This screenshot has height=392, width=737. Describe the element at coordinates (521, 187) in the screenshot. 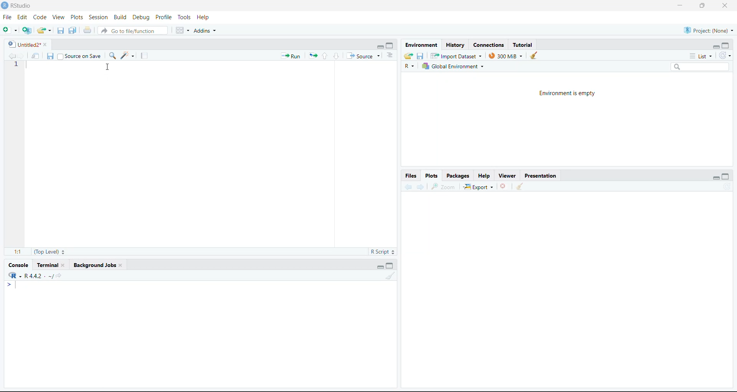

I see `clear all plots` at that location.